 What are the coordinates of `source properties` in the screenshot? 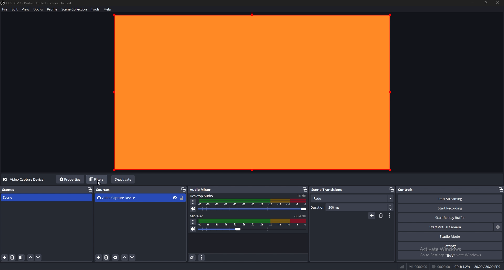 It's located at (115, 258).